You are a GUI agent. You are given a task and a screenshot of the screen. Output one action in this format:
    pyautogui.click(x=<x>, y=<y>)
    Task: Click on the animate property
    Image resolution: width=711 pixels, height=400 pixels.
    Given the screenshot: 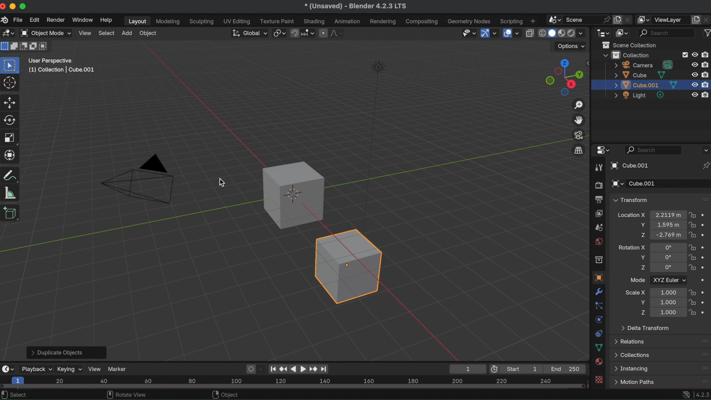 What is the action you would take?
    pyautogui.click(x=705, y=311)
    